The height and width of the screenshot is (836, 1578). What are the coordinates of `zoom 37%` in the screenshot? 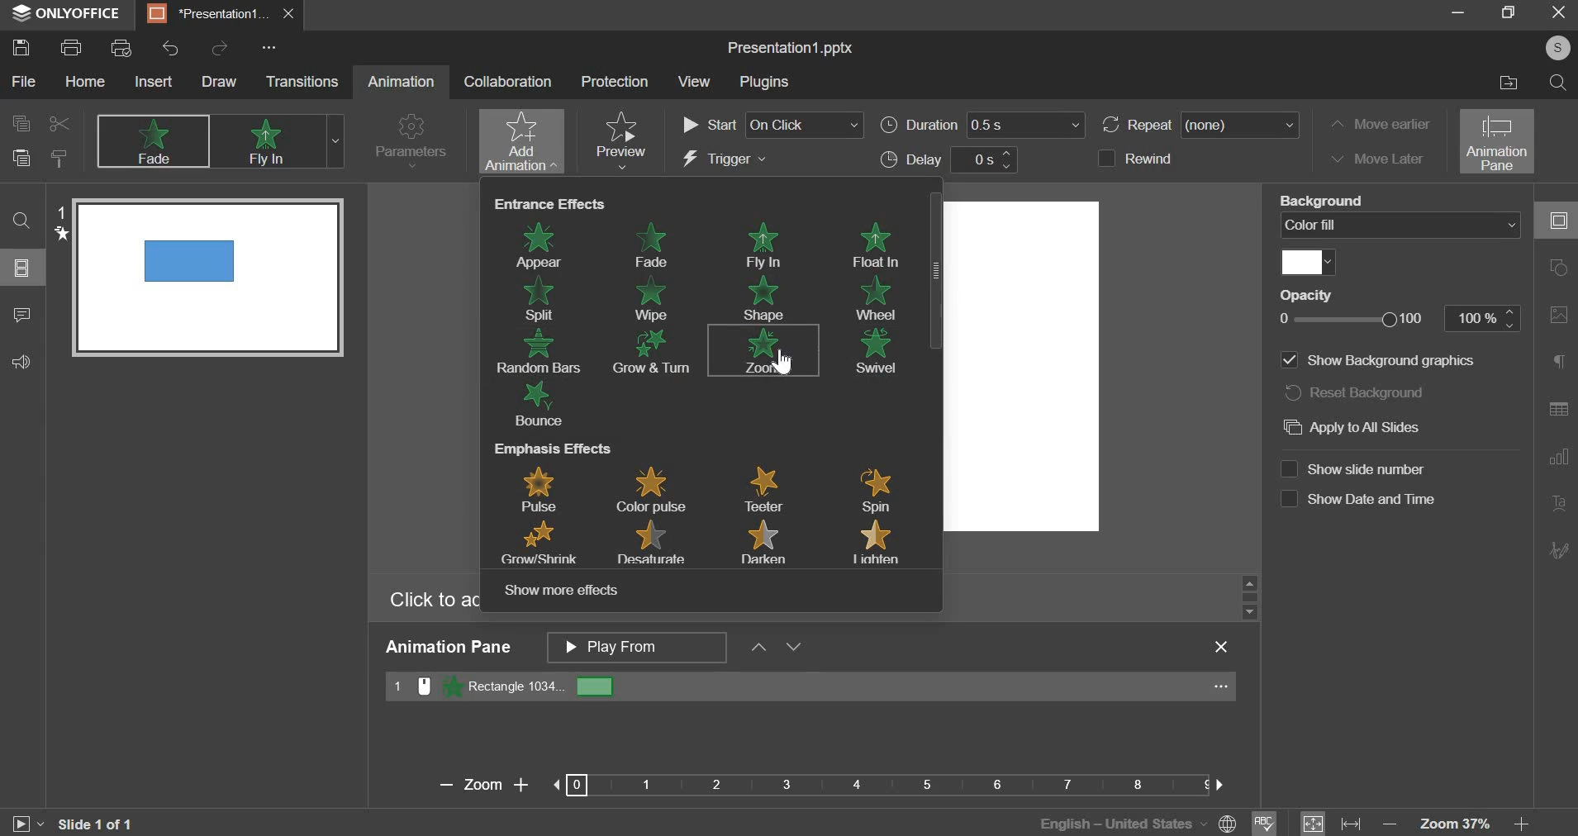 It's located at (1455, 821).